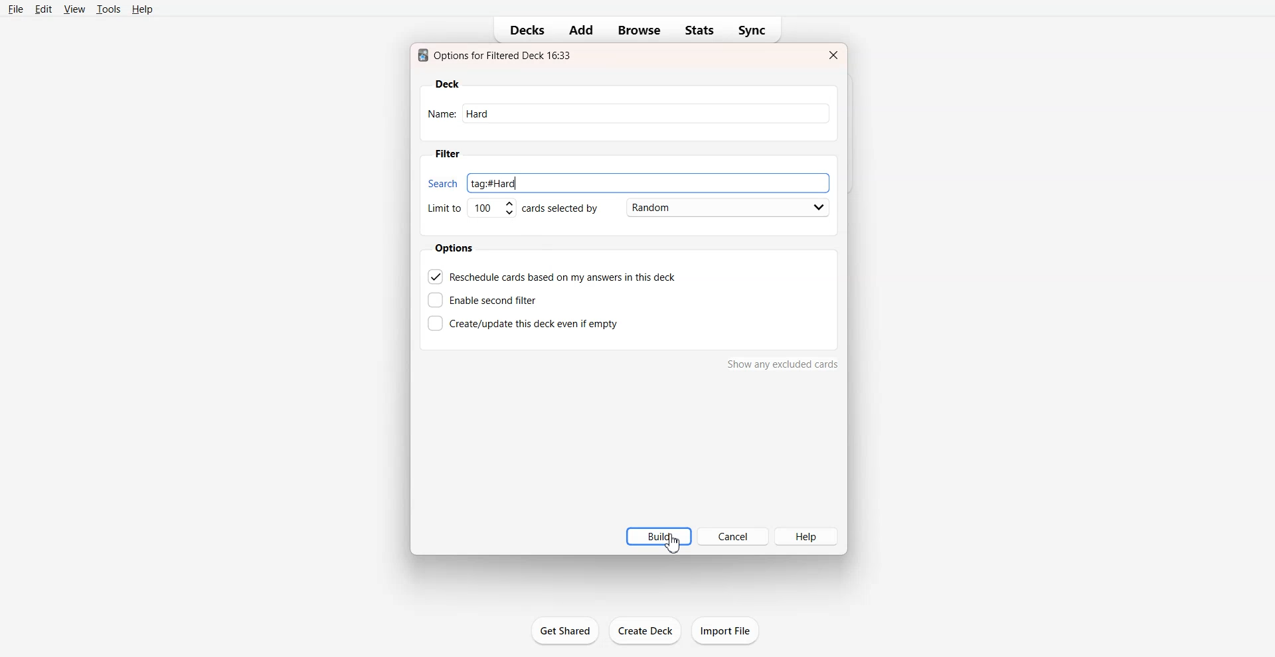 The image size is (1275, 657). I want to click on Tools, so click(108, 9).